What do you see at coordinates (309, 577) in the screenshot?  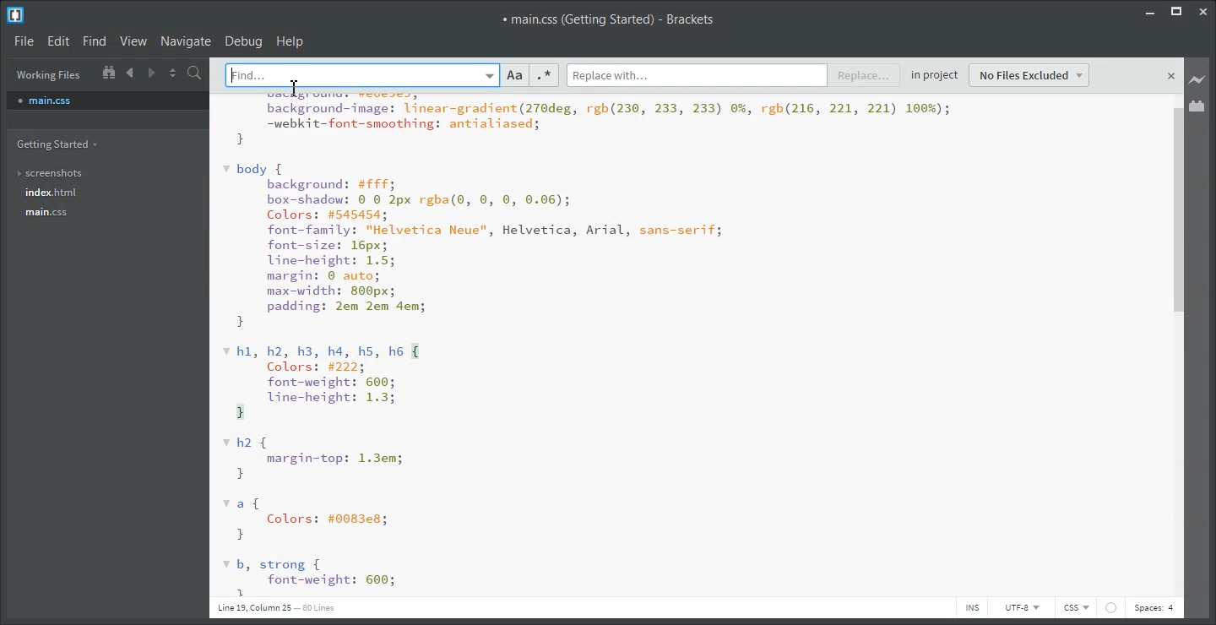 I see `b, strong {font-weight: 600;5}` at bounding box center [309, 577].